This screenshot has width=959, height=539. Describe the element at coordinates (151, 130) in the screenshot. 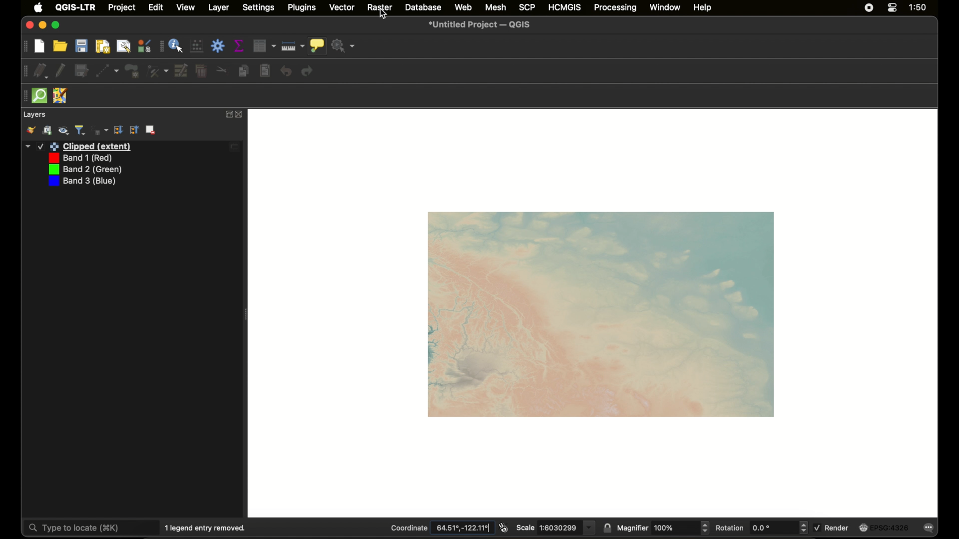

I see `remove layer` at that location.